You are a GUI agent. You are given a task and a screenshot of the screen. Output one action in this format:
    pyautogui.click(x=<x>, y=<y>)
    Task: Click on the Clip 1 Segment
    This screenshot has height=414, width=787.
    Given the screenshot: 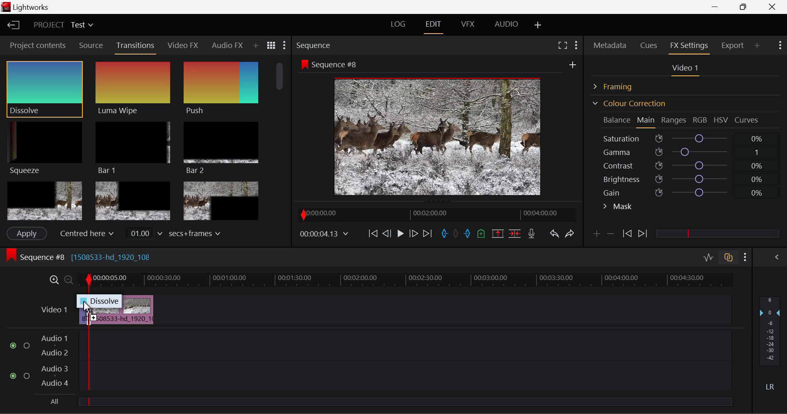 What is the action you would take?
    pyautogui.click(x=83, y=310)
    